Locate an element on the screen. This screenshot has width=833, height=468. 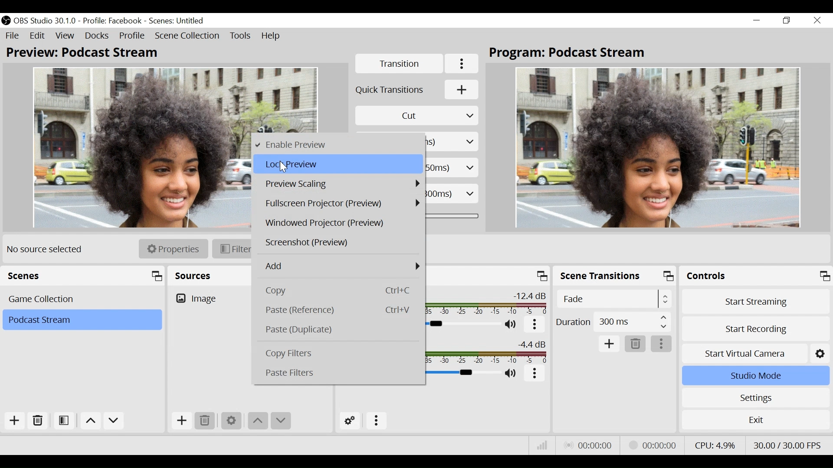
Preview Scaling is located at coordinates (338, 183).